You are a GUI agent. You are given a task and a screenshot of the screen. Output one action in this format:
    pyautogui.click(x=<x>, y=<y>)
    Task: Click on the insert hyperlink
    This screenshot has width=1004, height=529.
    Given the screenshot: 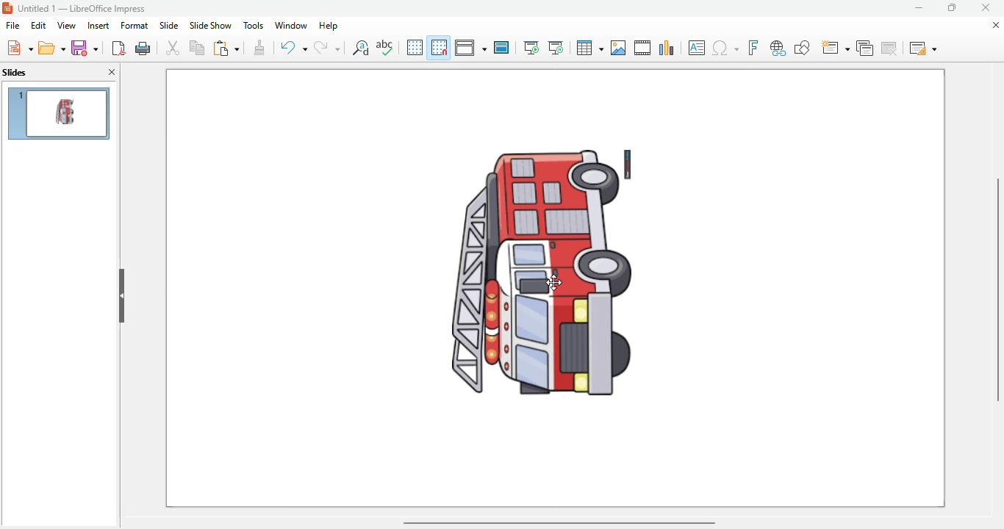 What is the action you would take?
    pyautogui.click(x=778, y=48)
    